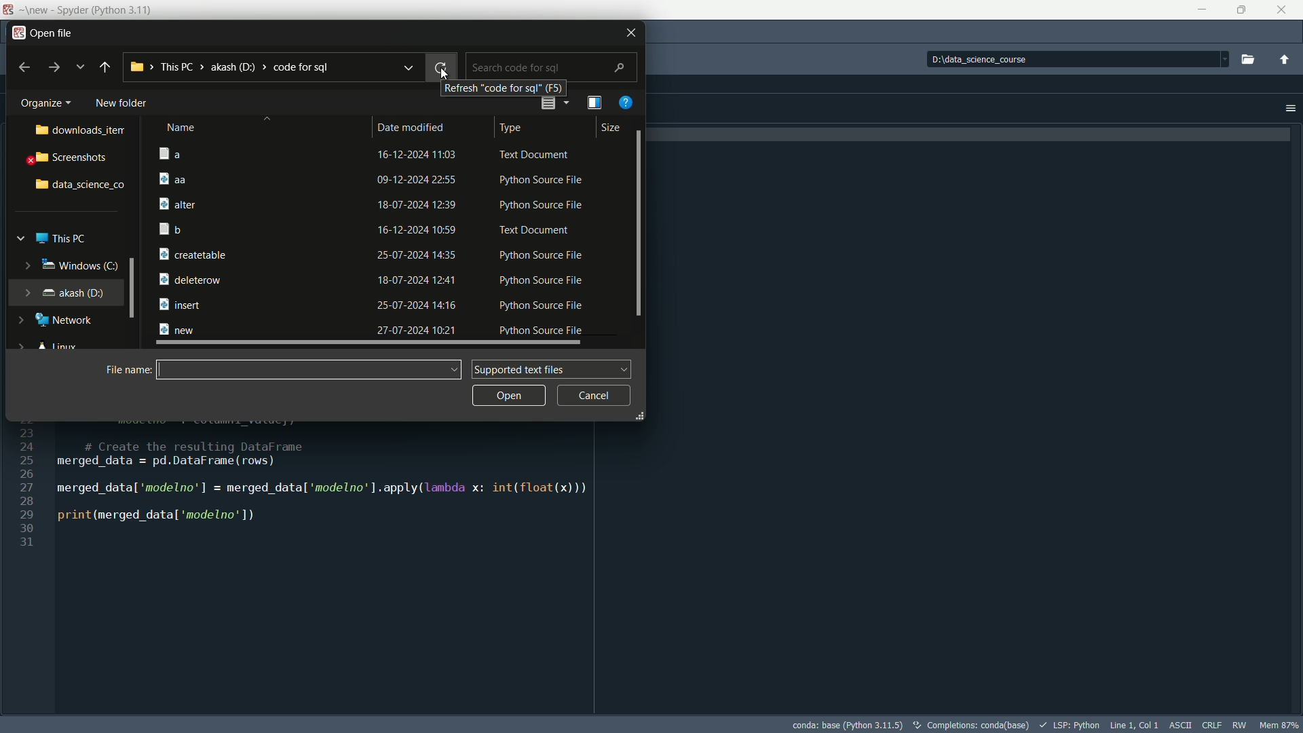 The width and height of the screenshot is (1303, 733). I want to click on network, so click(69, 320).